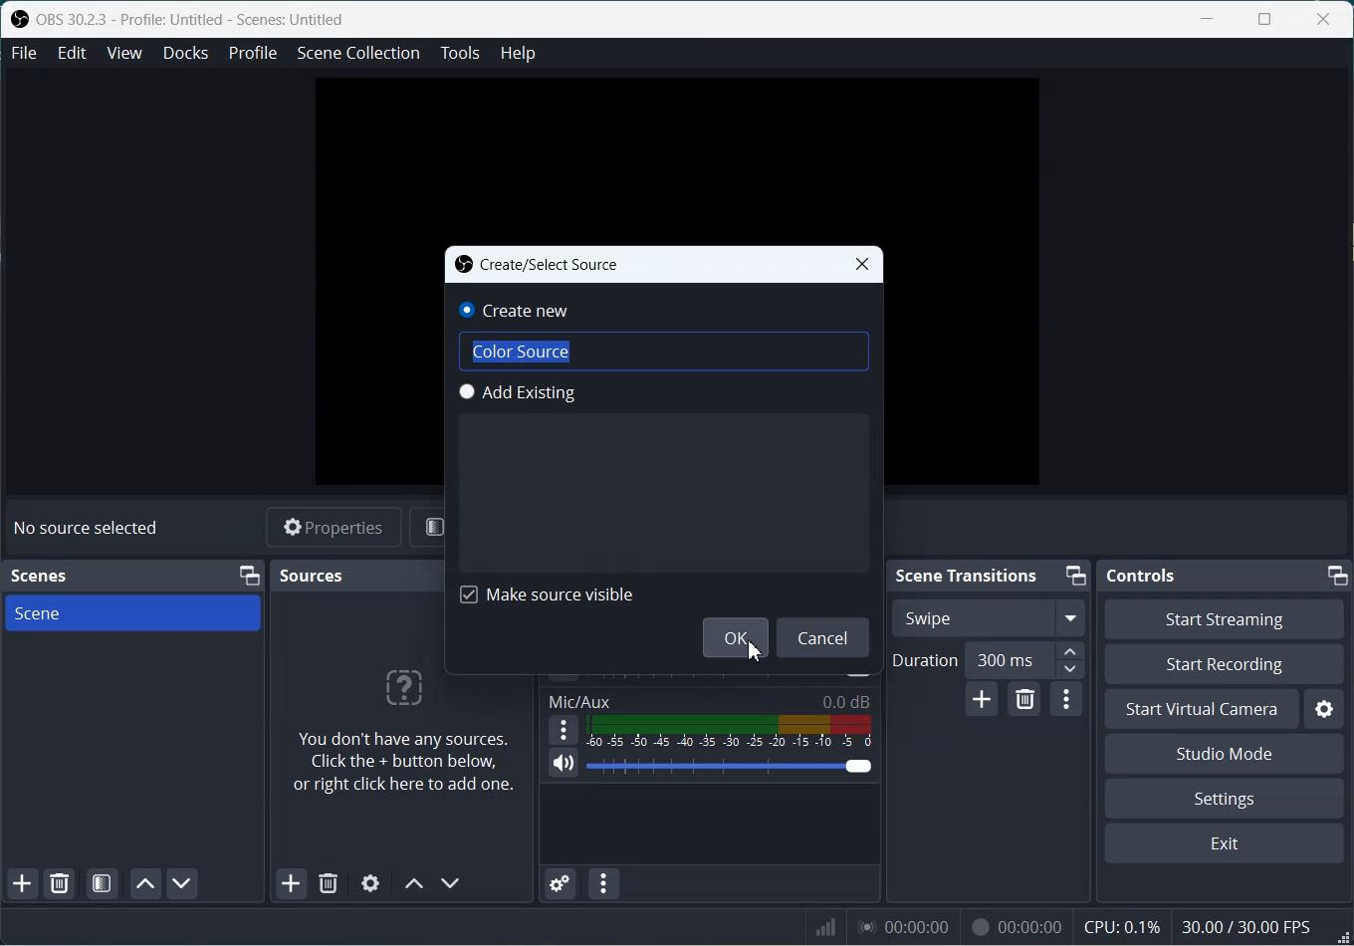  I want to click on Window Adjuster, so click(1341, 936).